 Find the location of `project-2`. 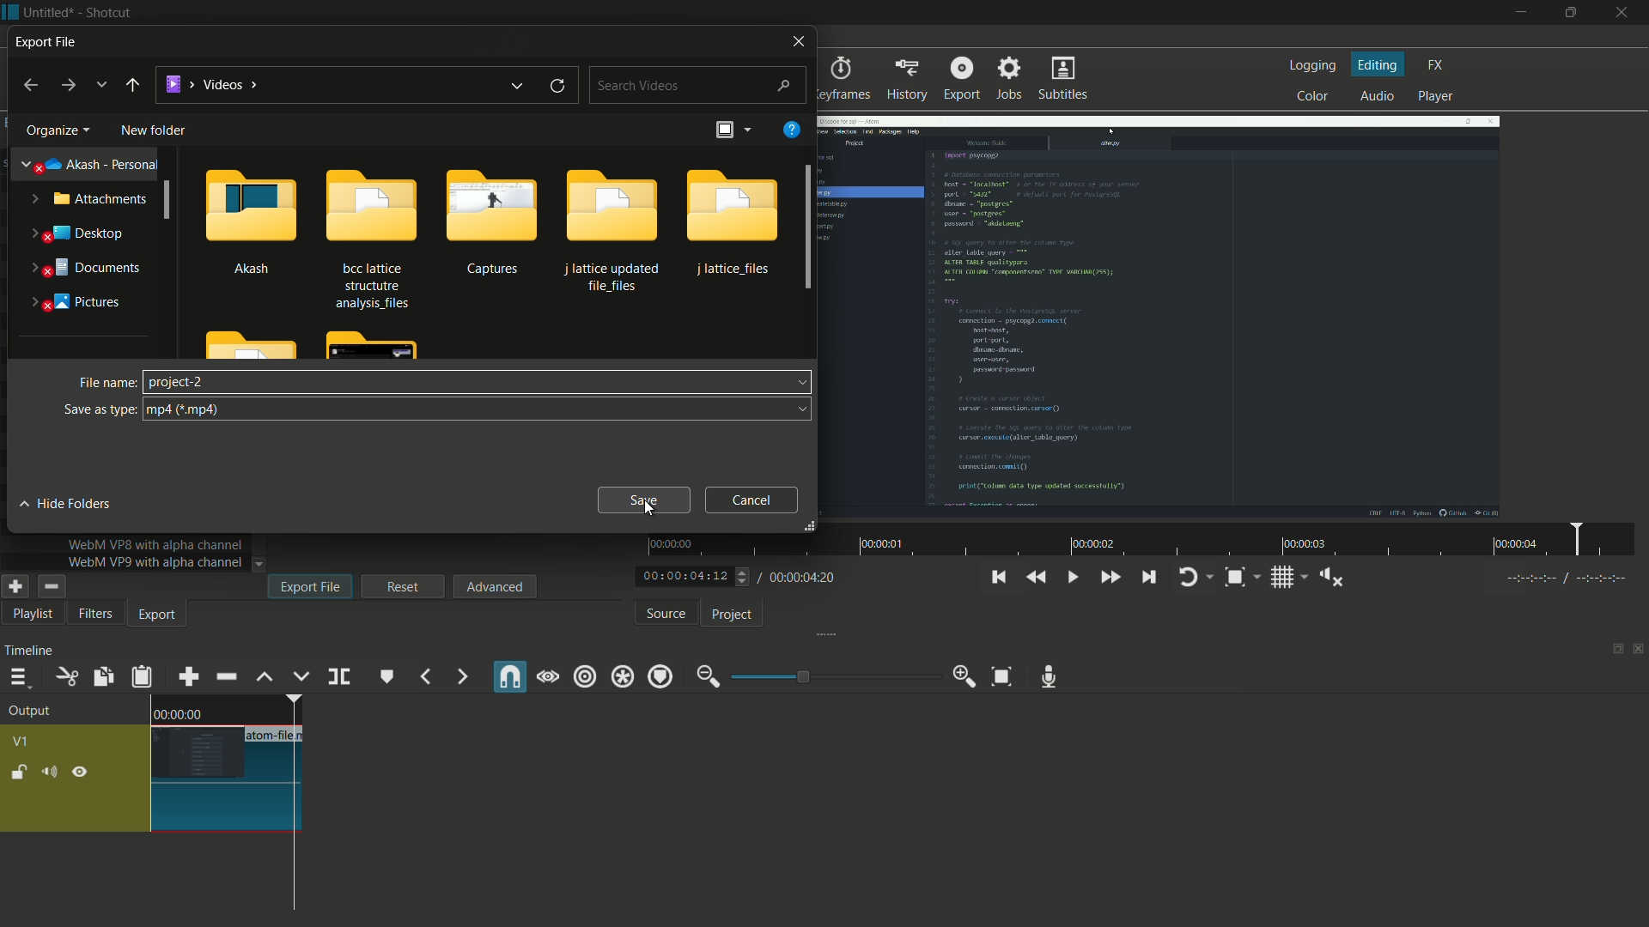

project-2 is located at coordinates (177, 381).